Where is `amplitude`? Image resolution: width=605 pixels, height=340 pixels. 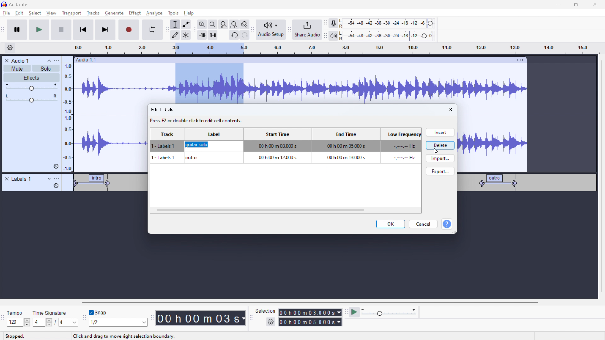 amplitude is located at coordinates (68, 114).